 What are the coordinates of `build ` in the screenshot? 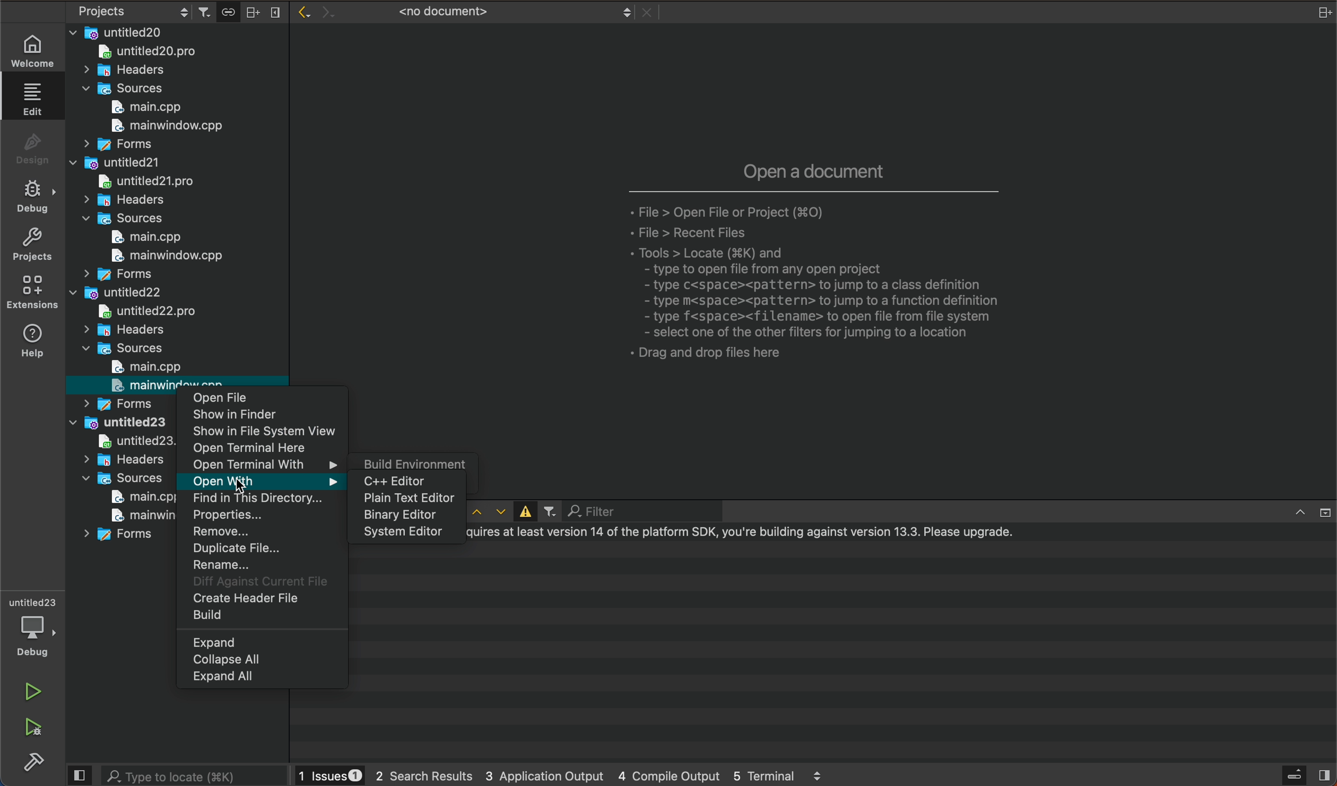 It's located at (31, 761).